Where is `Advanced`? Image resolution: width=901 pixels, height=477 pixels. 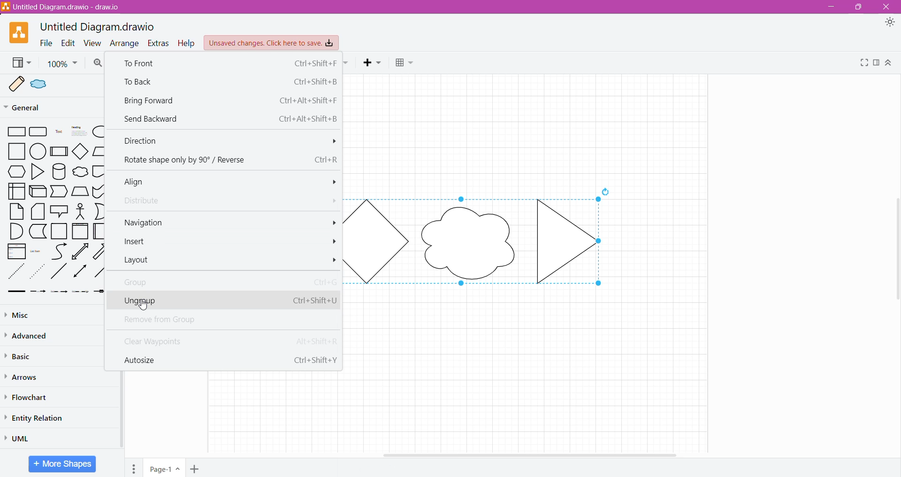
Advanced is located at coordinates (27, 336).